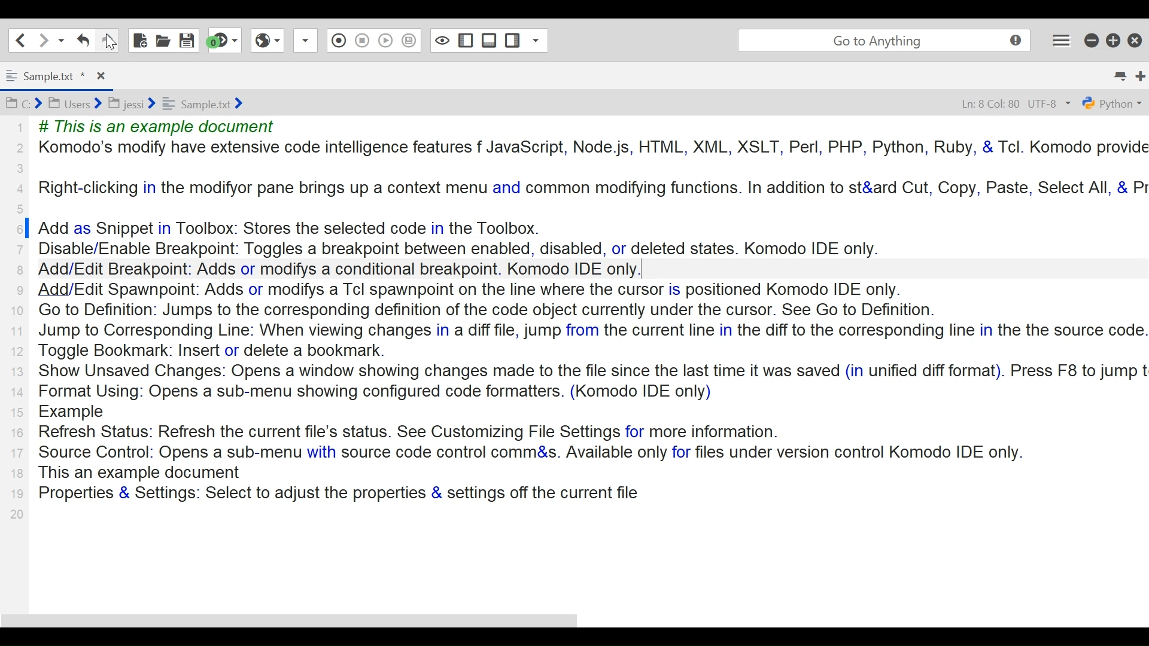 The width and height of the screenshot is (1149, 646). I want to click on Go back one file location, so click(21, 39).